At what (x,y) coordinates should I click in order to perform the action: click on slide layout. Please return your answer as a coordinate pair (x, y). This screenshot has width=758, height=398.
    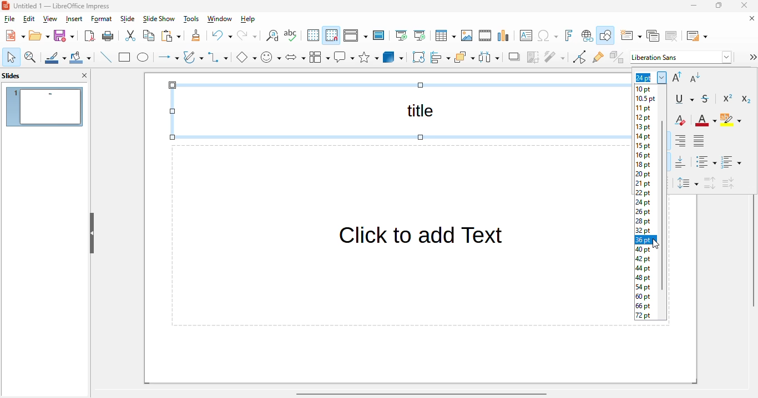
    Looking at the image, I should click on (697, 36).